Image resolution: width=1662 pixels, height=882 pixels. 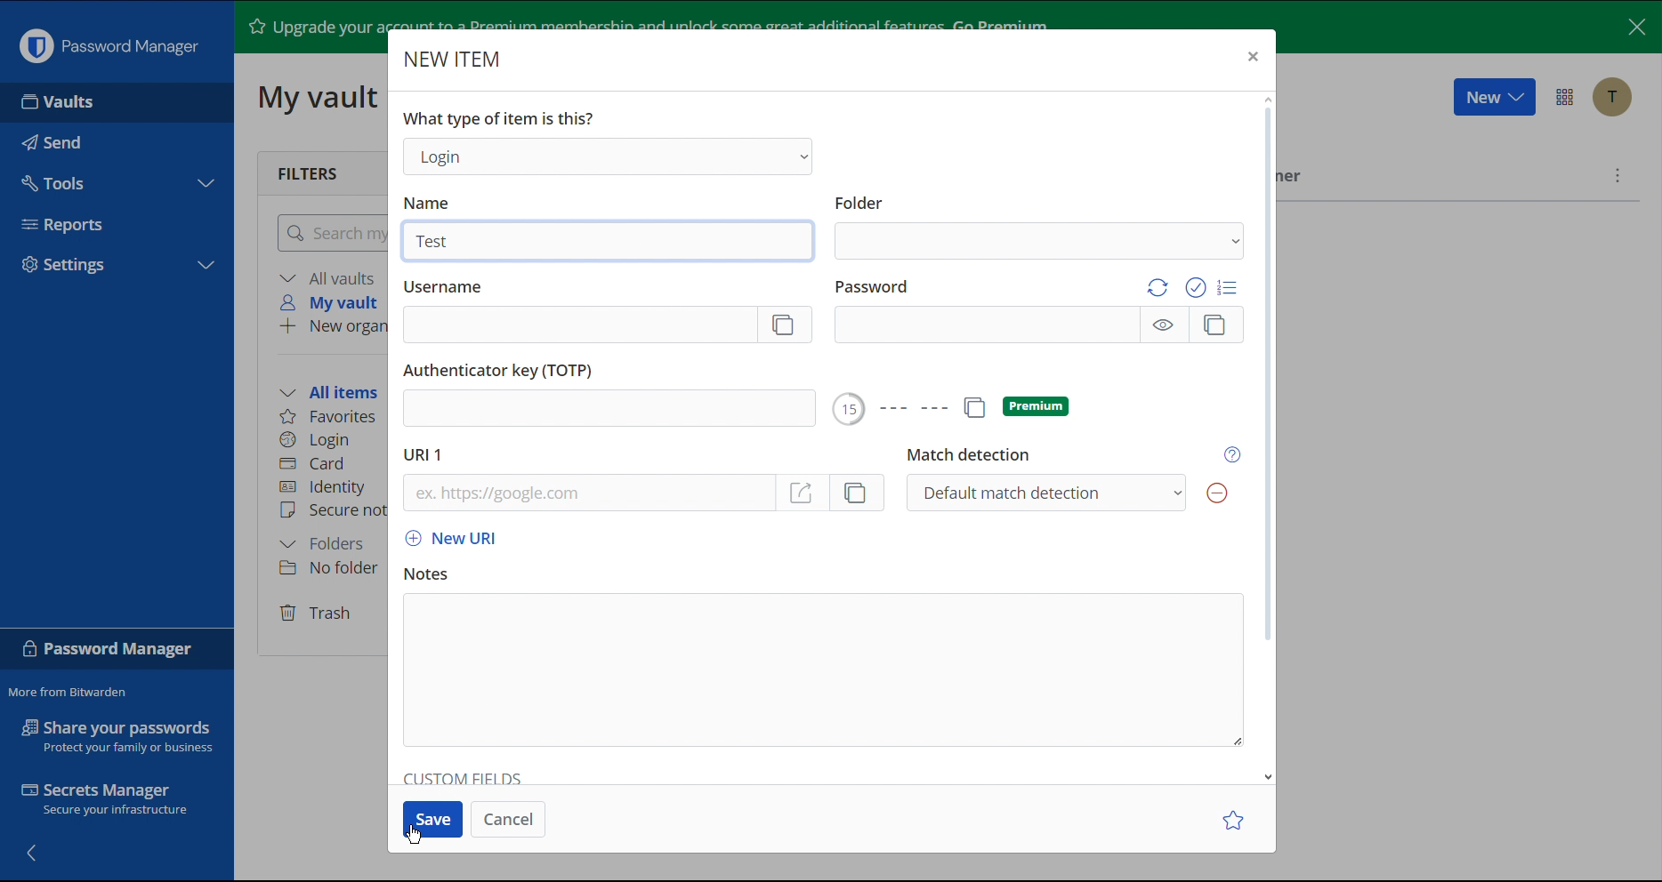 I want to click on Cancel, so click(x=510, y=818).